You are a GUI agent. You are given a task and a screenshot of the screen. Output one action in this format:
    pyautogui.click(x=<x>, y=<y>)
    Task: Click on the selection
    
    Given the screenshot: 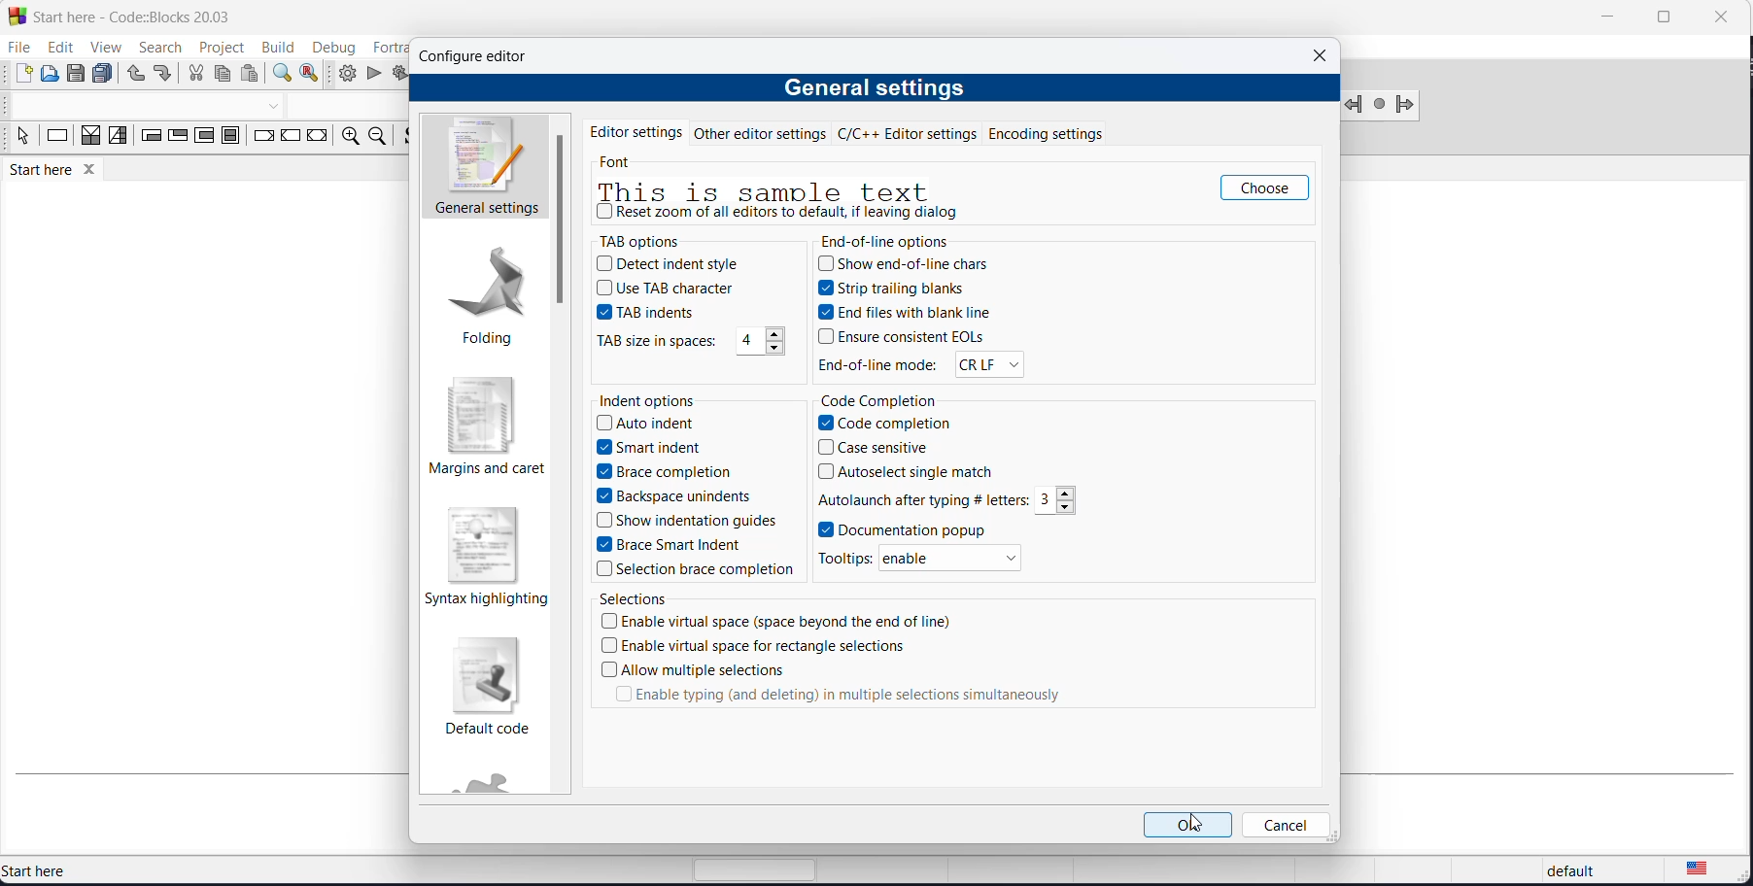 What is the action you would take?
    pyautogui.click(x=118, y=139)
    